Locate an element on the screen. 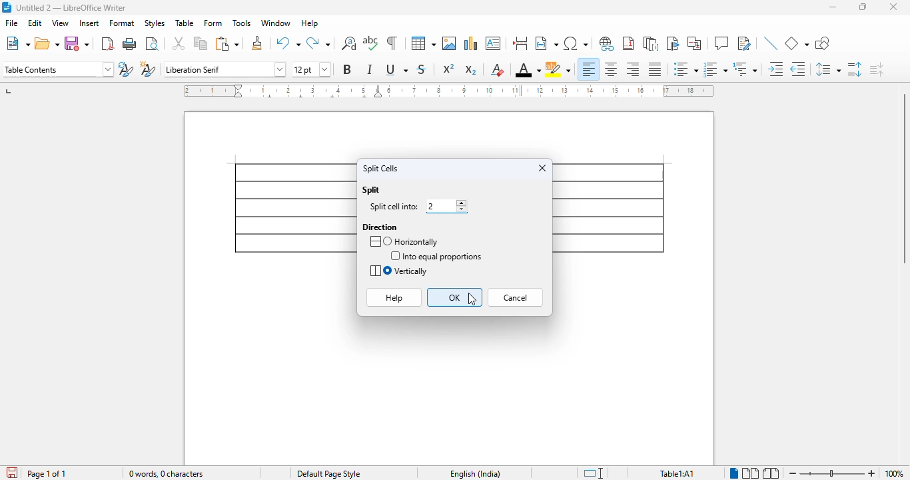  single-page view is located at coordinates (735, 473).